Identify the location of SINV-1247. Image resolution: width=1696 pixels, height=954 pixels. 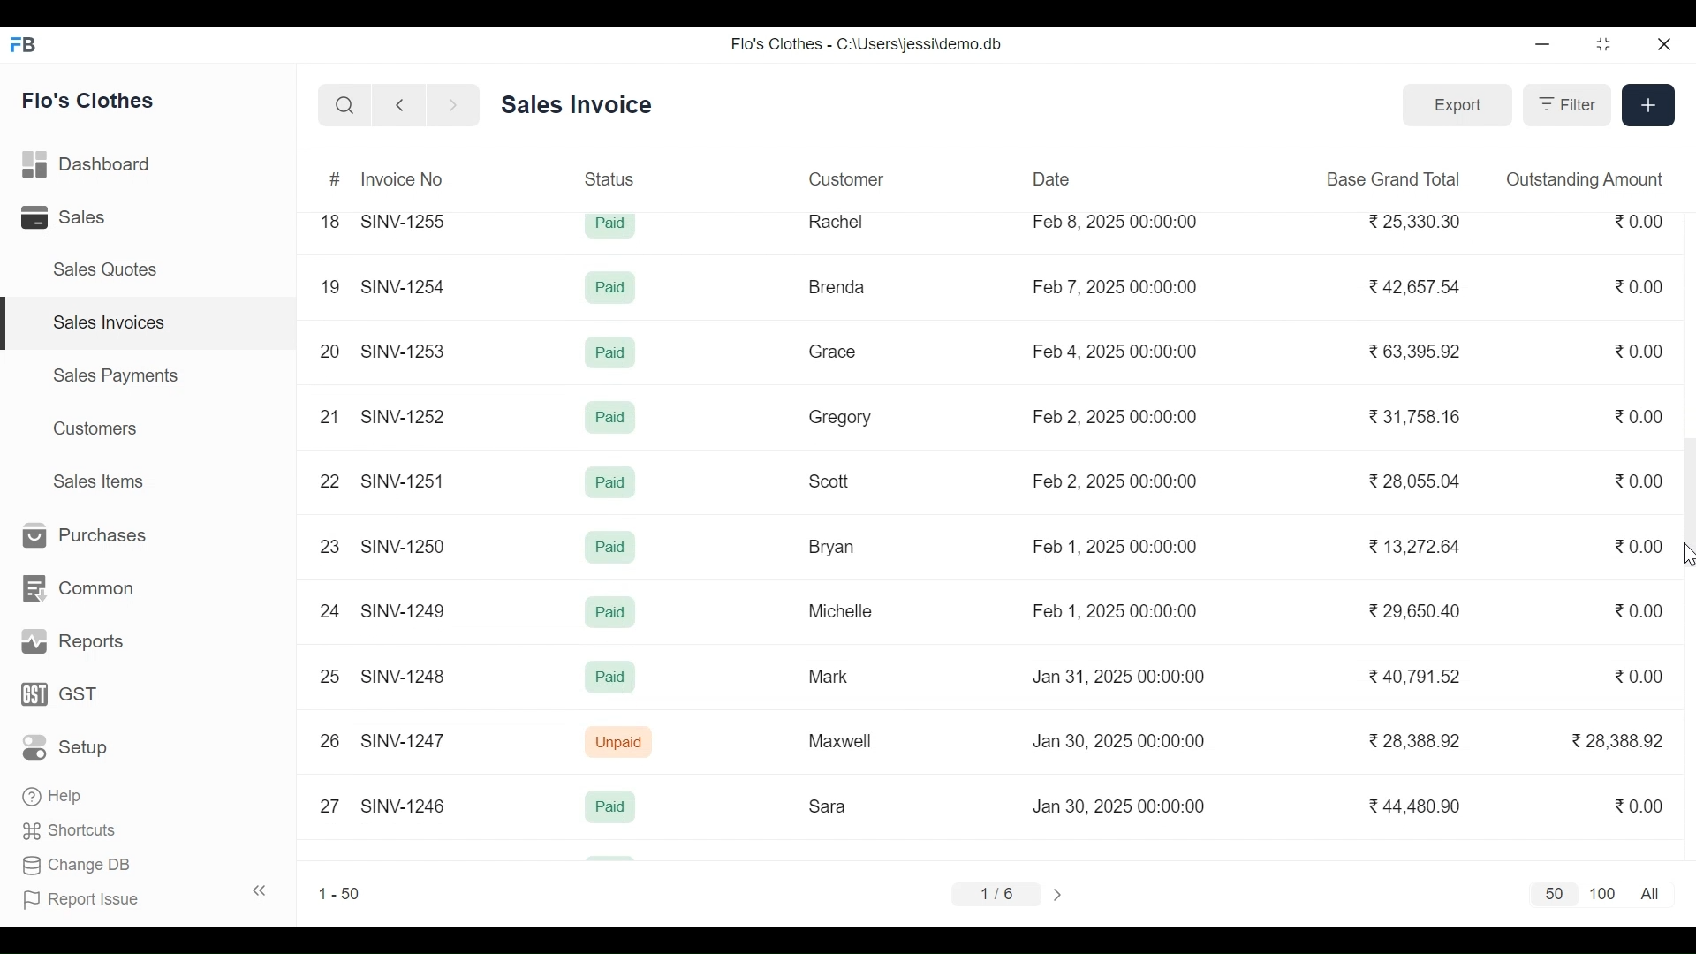
(406, 740).